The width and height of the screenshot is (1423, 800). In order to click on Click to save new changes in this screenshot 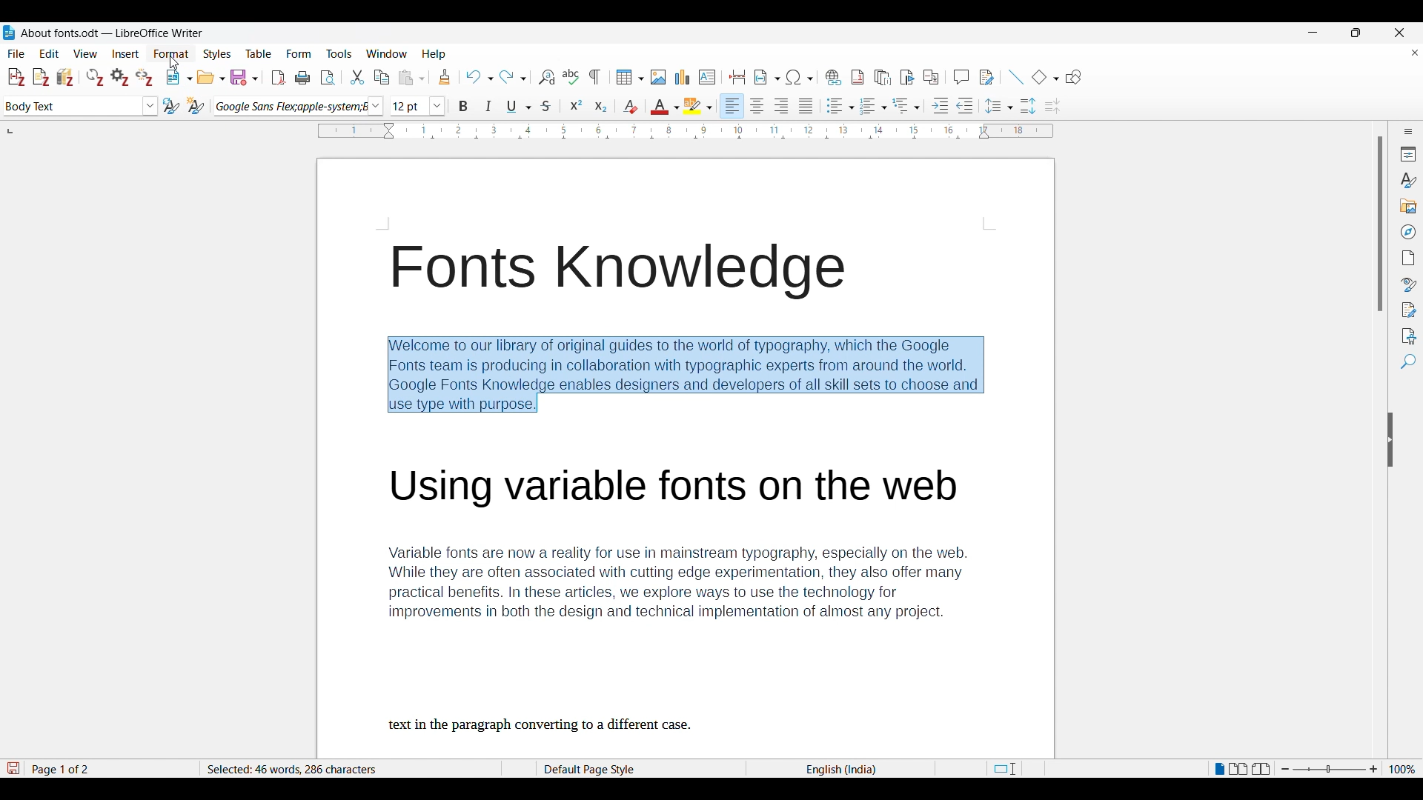, I will do `click(13, 768)`.